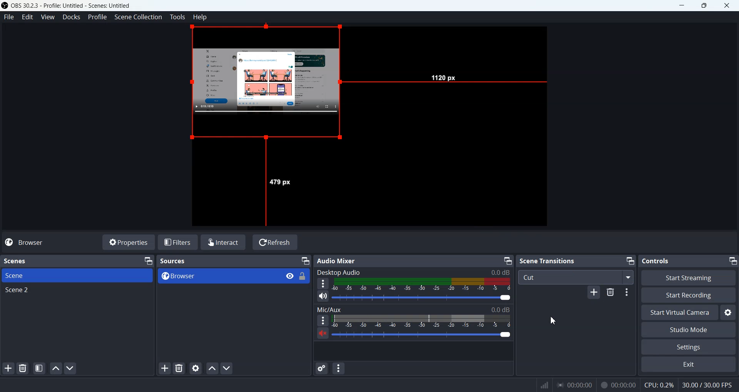  I want to click on Volume Adjuster, so click(421, 335).